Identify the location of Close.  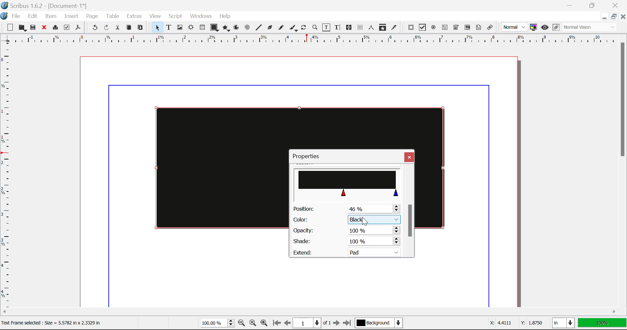
(409, 157).